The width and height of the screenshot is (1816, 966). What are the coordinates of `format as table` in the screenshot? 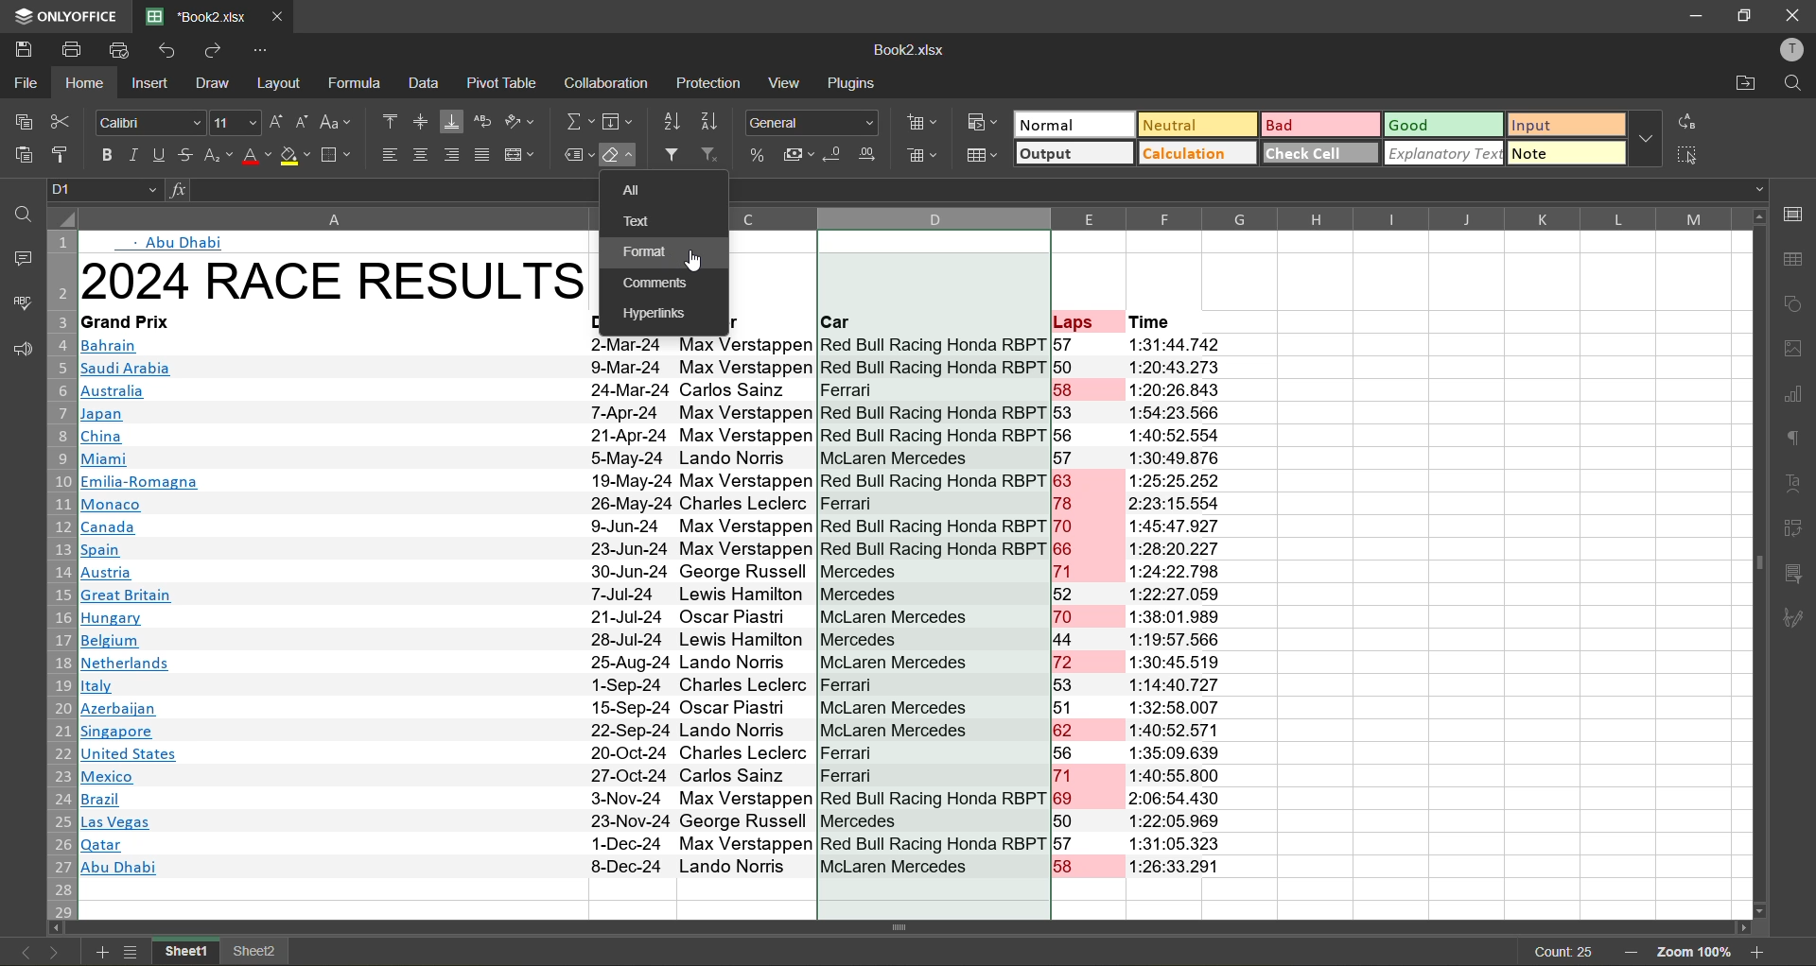 It's located at (987, 153).